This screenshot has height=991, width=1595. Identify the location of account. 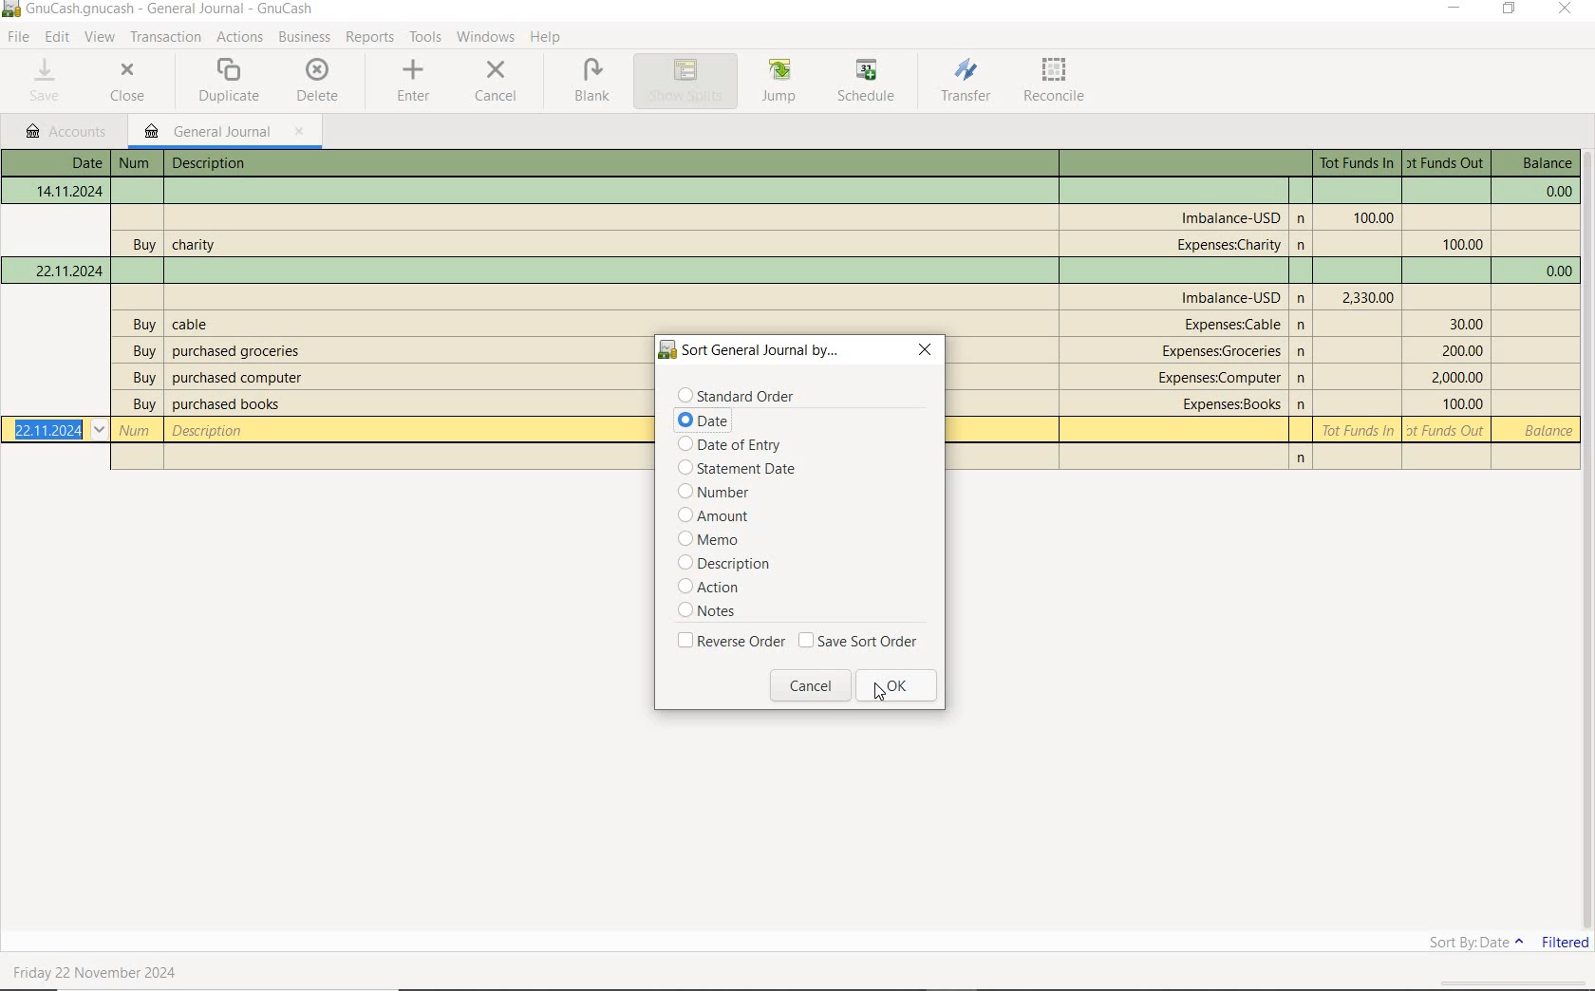
(1228, 405).